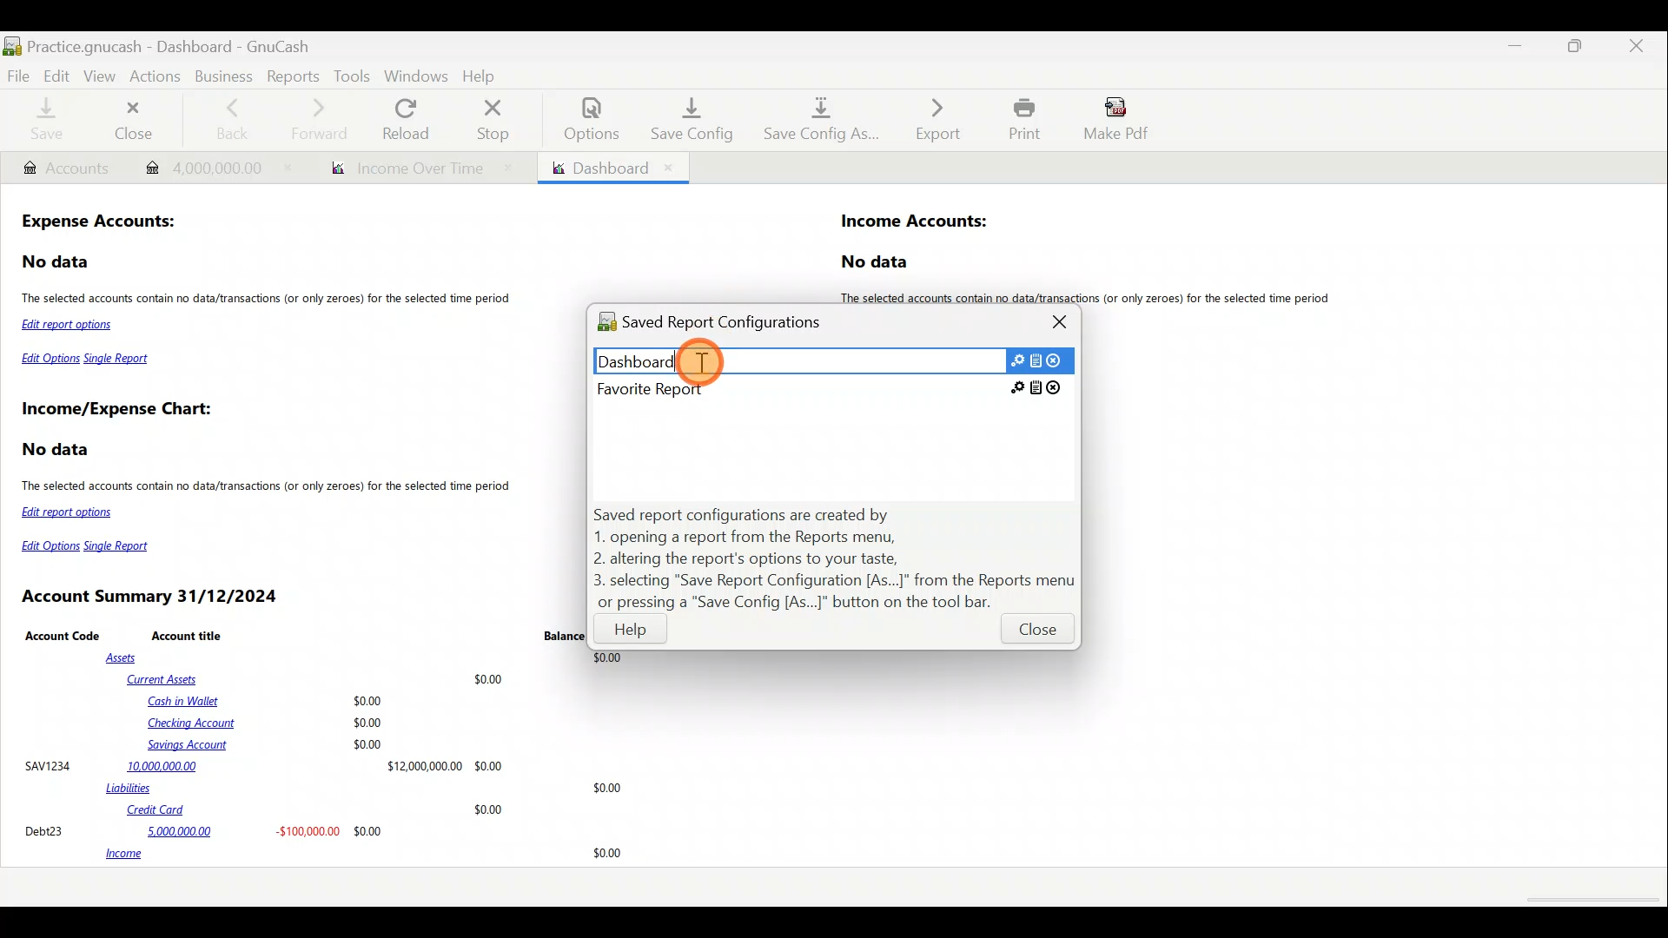 This screenshot has width=1668, height=938. Describe the element at coordinates (116, 411) in the screenshot. I see `Income/Expense Chart:` at that location.